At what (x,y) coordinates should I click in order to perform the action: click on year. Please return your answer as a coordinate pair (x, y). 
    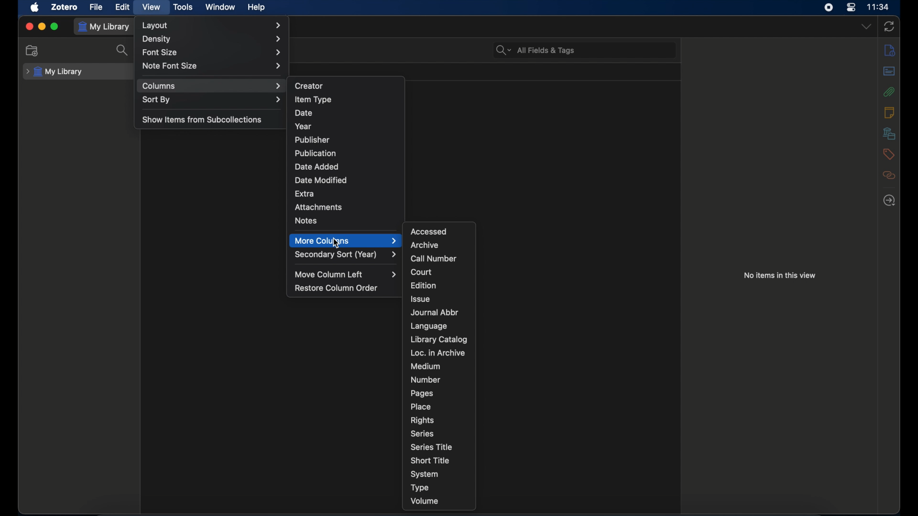
    Looking at the image, I should click on (304, 126).